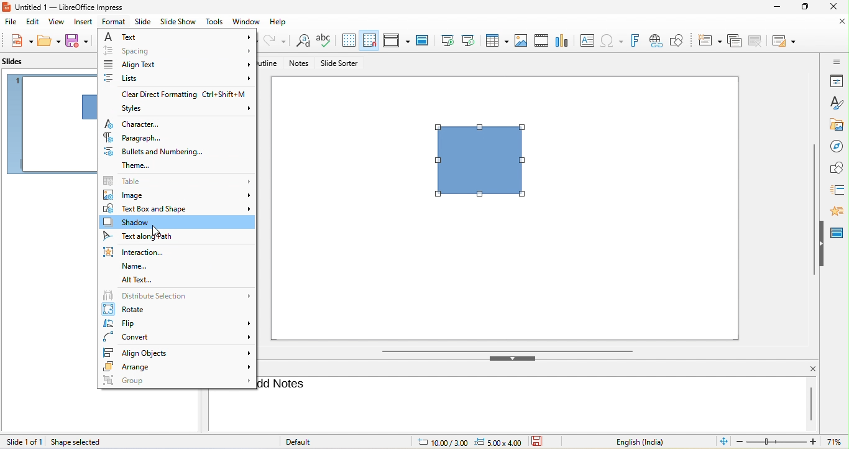 This screenshot has width=849, height=449. What do you see at coordinates (470, 39) in the screenshot?
I see `start from current slide` at bounding box center [470, 39].